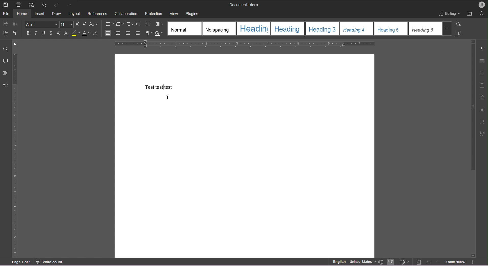  What do you see at coordinates (289, 28) in the screenshot?
I see `Heading 2` at bounding box center [289, 28].